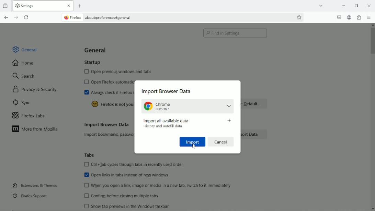  Describe the element at coordinates (235, 33) in the screenshot. I see `Find in settings` at that location.